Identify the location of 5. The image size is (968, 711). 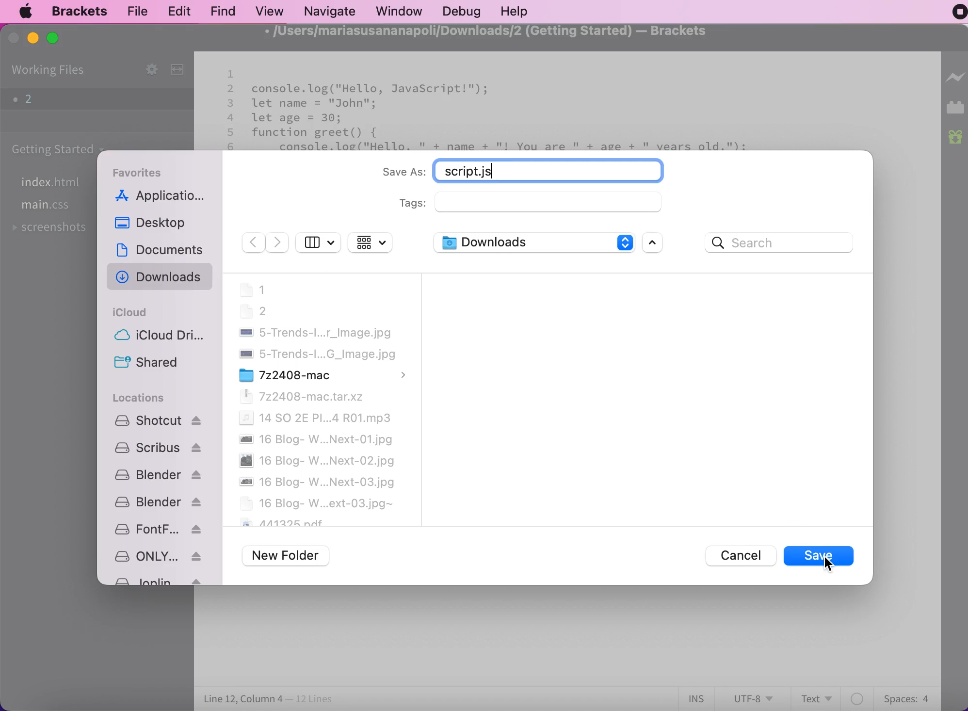
(232, 132).